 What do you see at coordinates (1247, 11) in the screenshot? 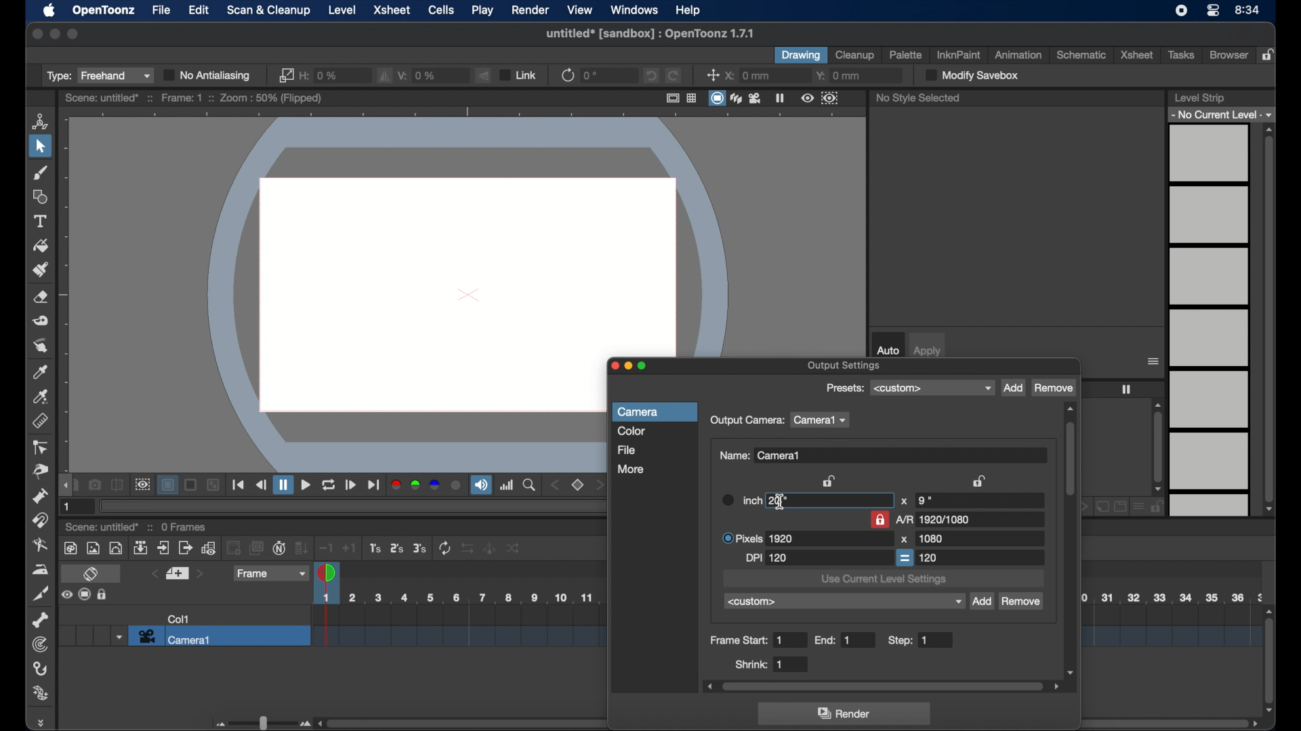
I see `time` at bounding box center [1247, 11].